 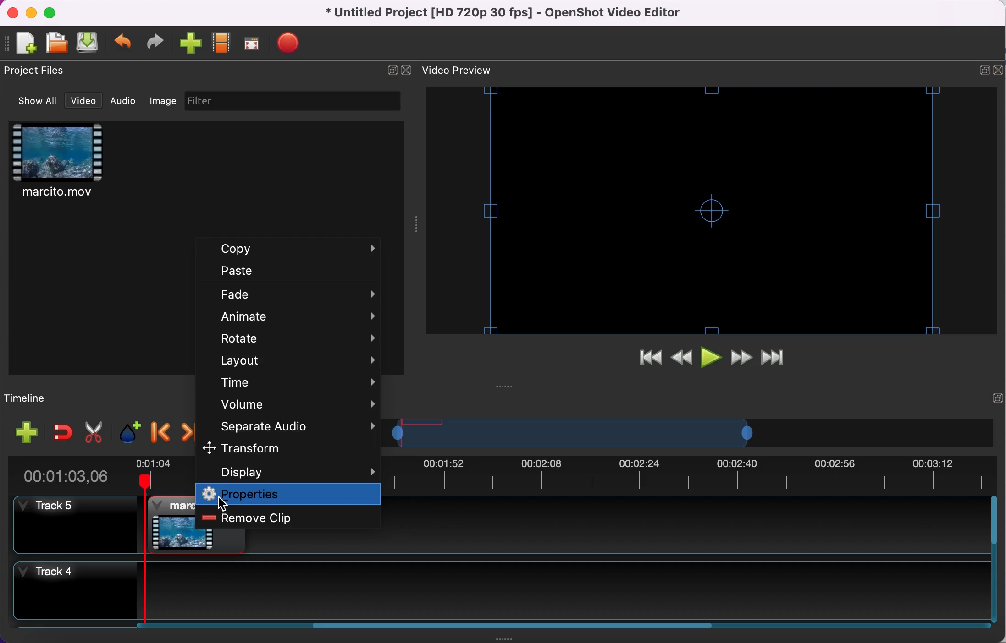 I want to click on copy, so click(x=289, y=250).